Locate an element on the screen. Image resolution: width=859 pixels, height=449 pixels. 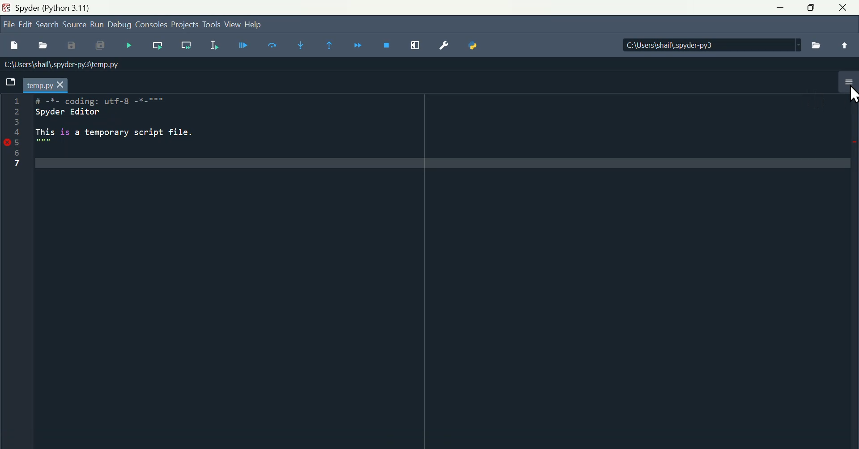
help is located at coordinates (258, 24).